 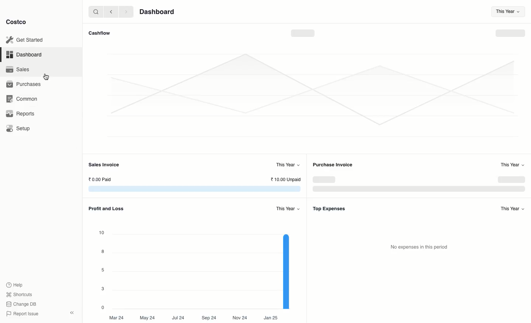 I want to click on This Year, so click(x=513, y=208).